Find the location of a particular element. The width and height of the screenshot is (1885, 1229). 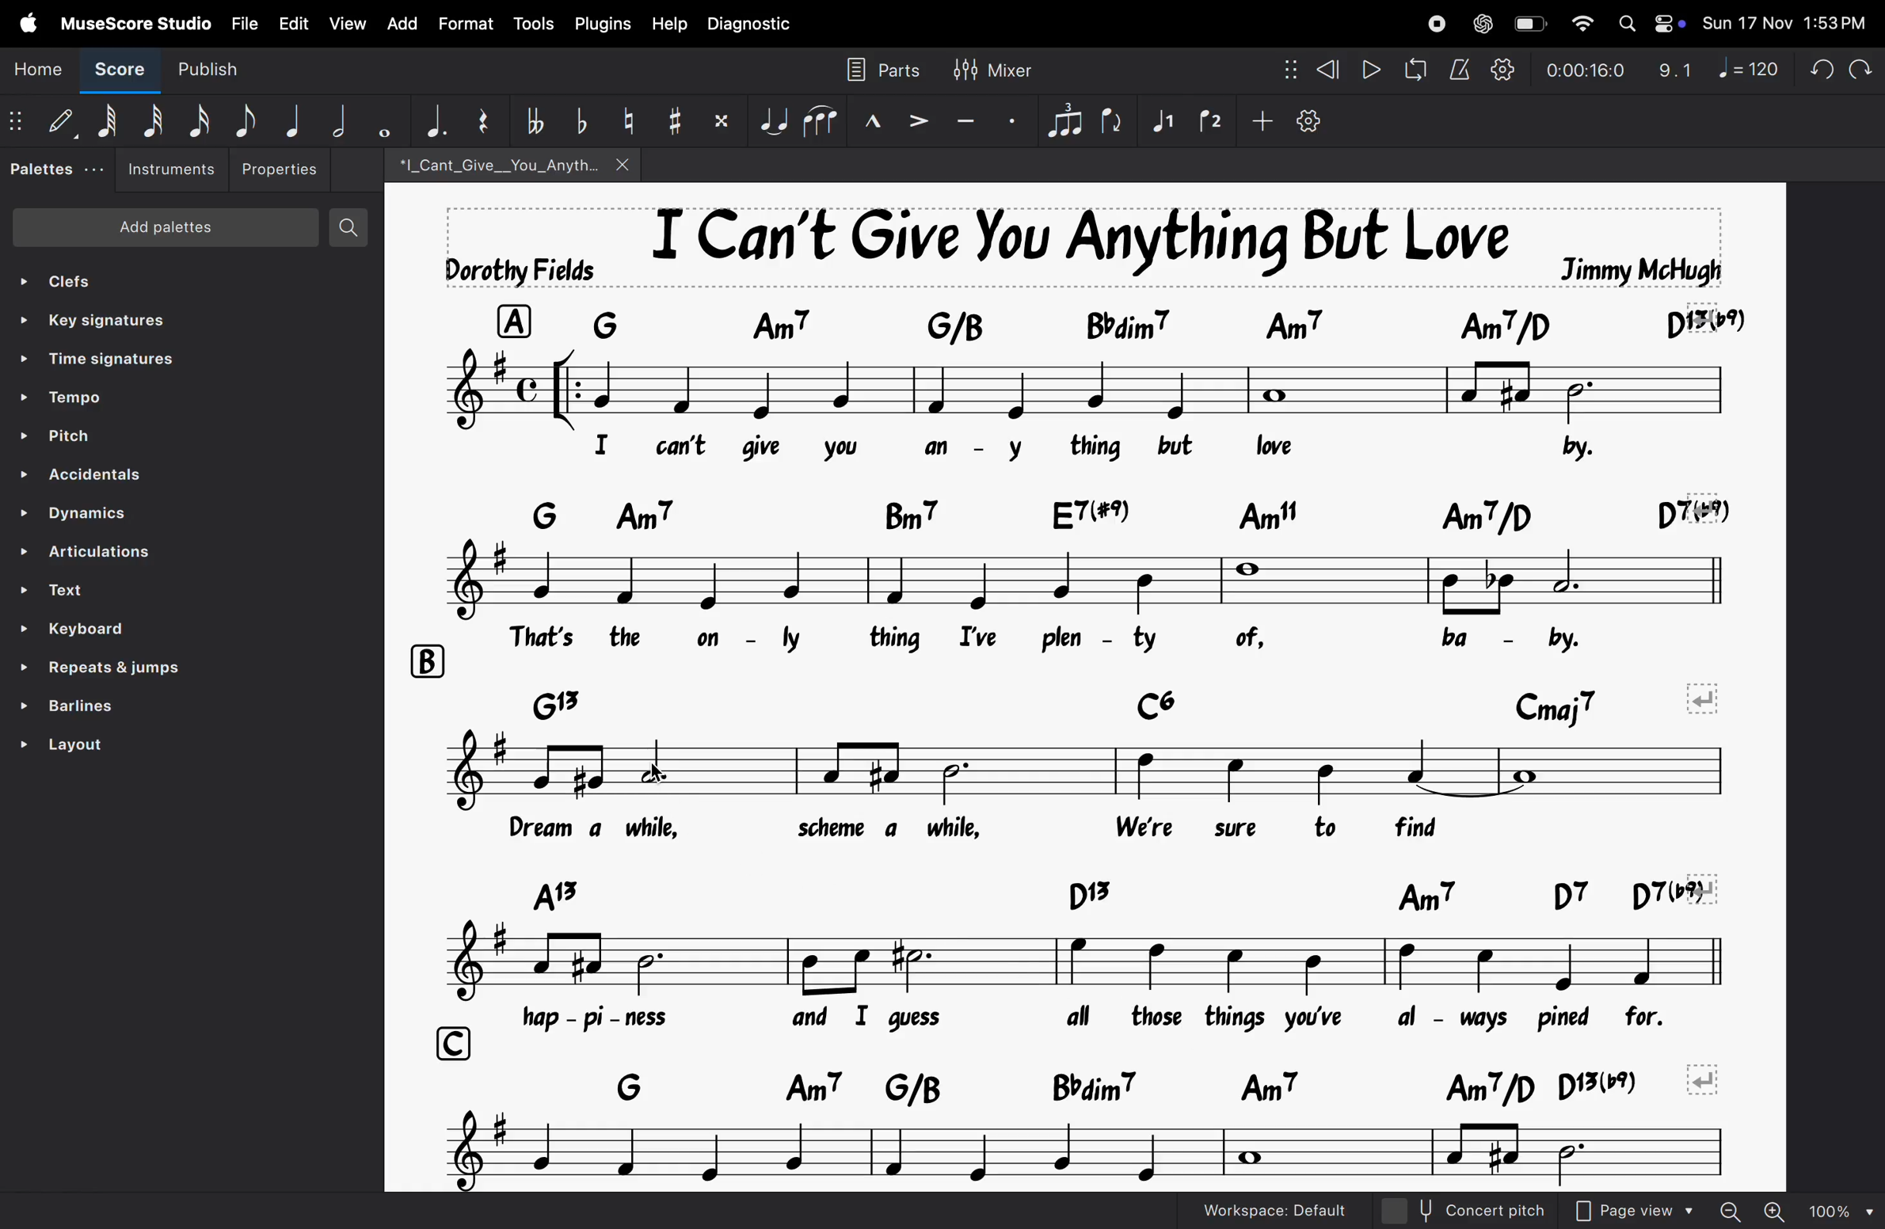

publish is located at coordinates (214, 72).